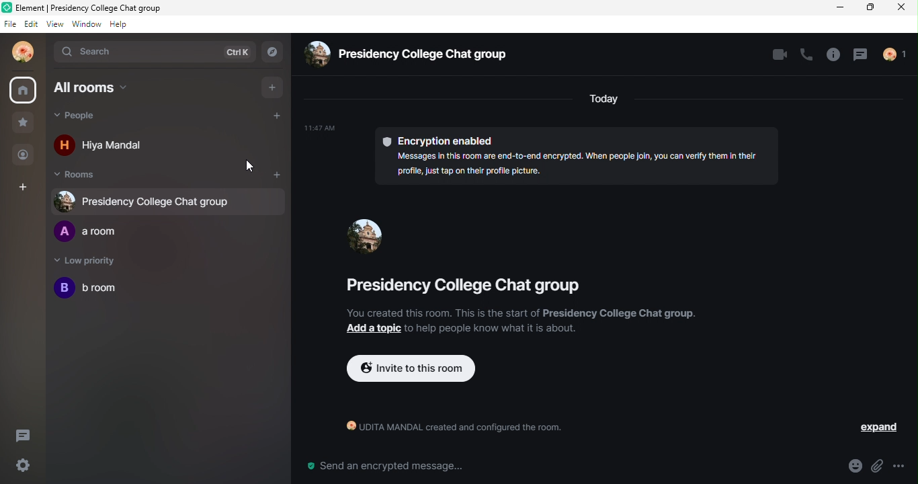  What do you see at coordinates (604, 100) in the screenshot?
I see `today` at bounding box center [604, 100].